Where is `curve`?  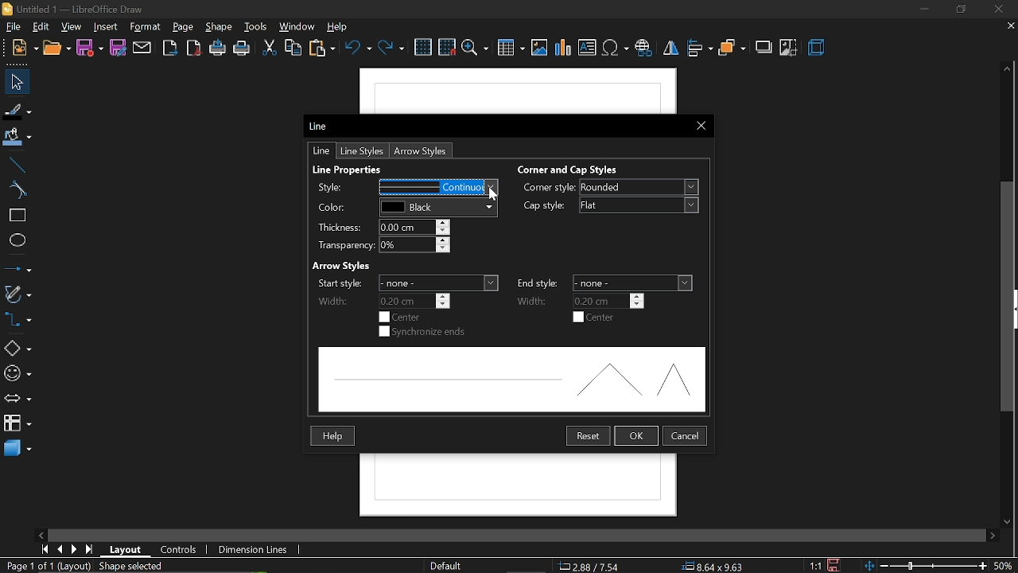 curve is located at coordinates (19, 190).